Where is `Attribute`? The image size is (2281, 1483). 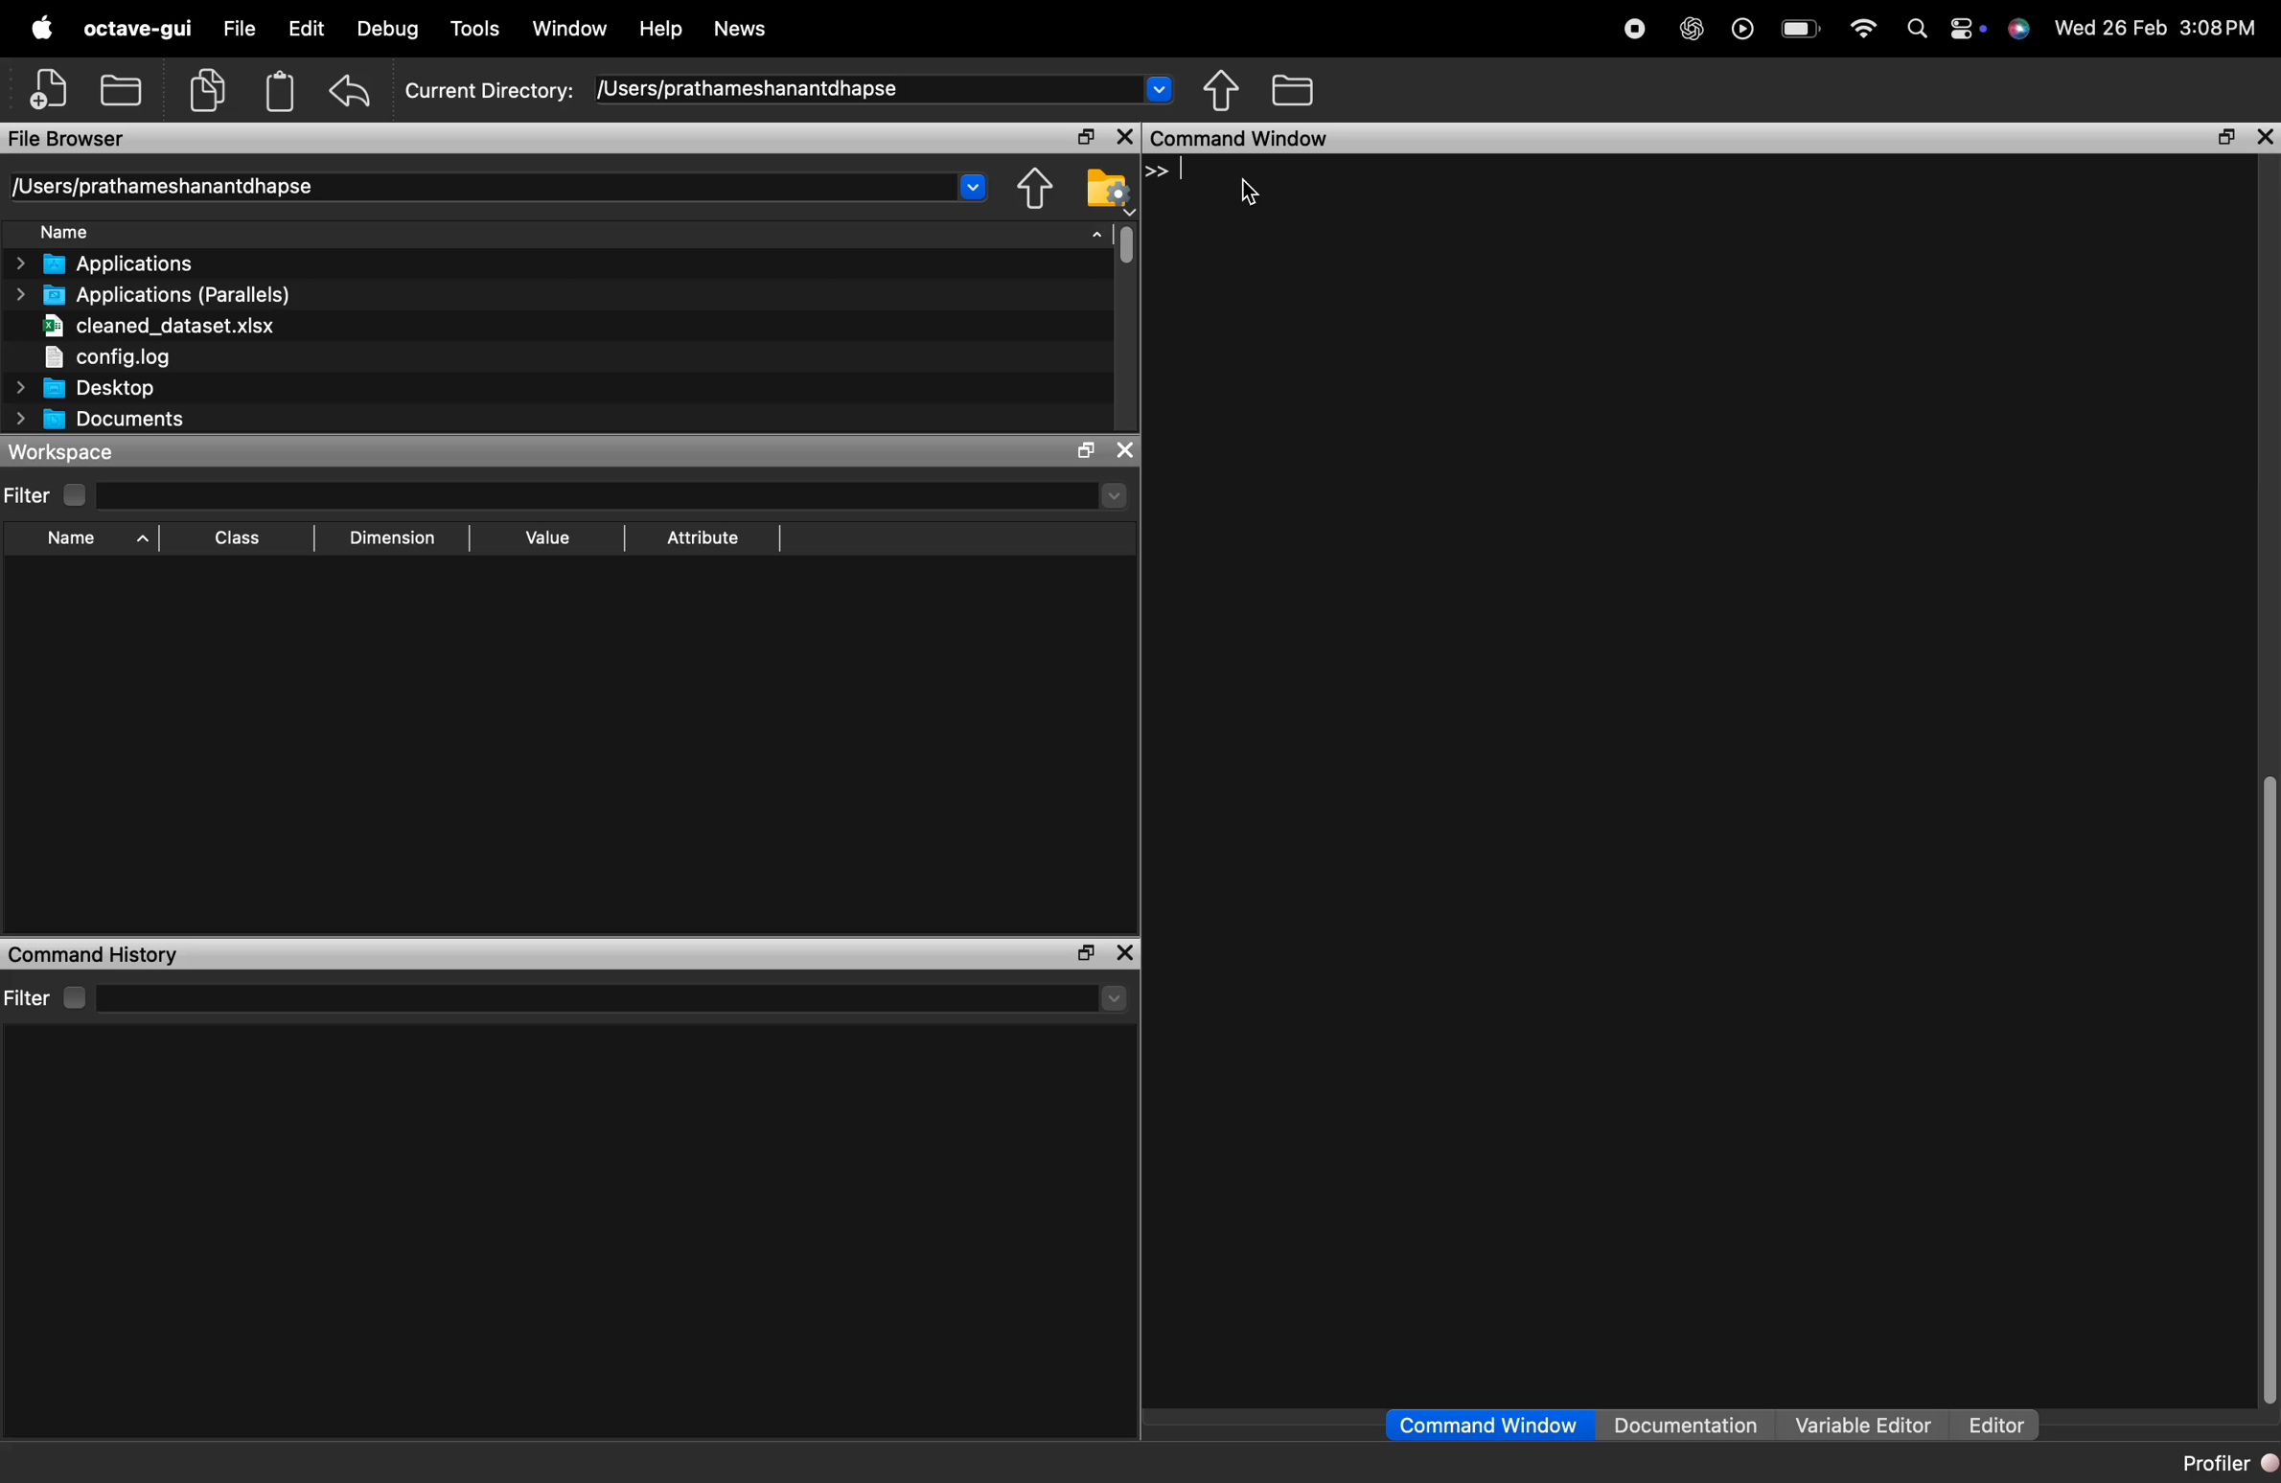 Attribute is located at coordinates (701, 541).